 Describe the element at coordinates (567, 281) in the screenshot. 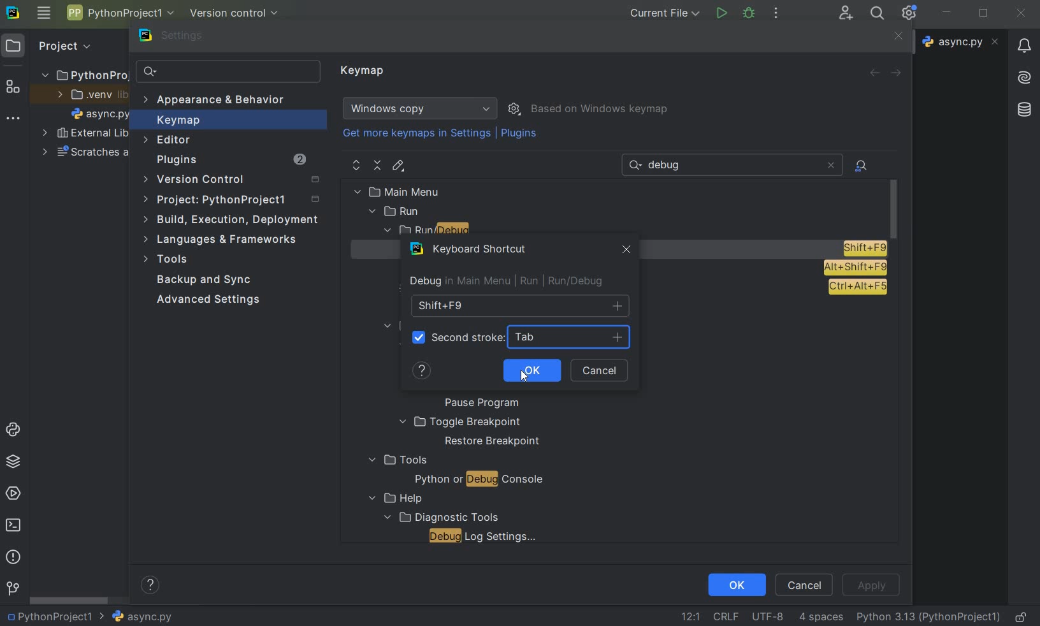

I see `run/debug` at that location.